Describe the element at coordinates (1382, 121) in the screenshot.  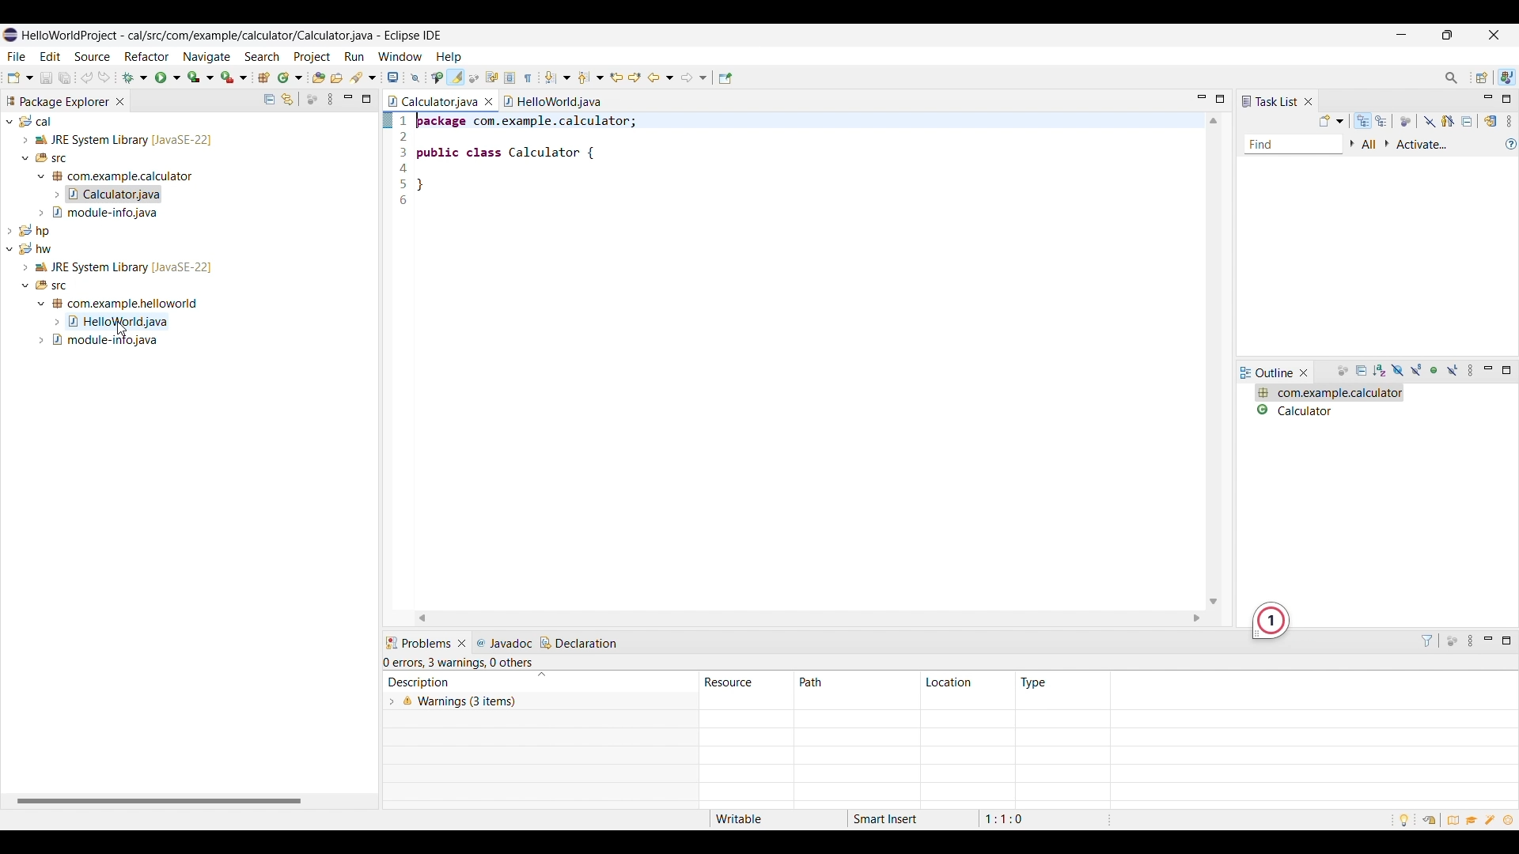
I see `Scheduled` at that location.